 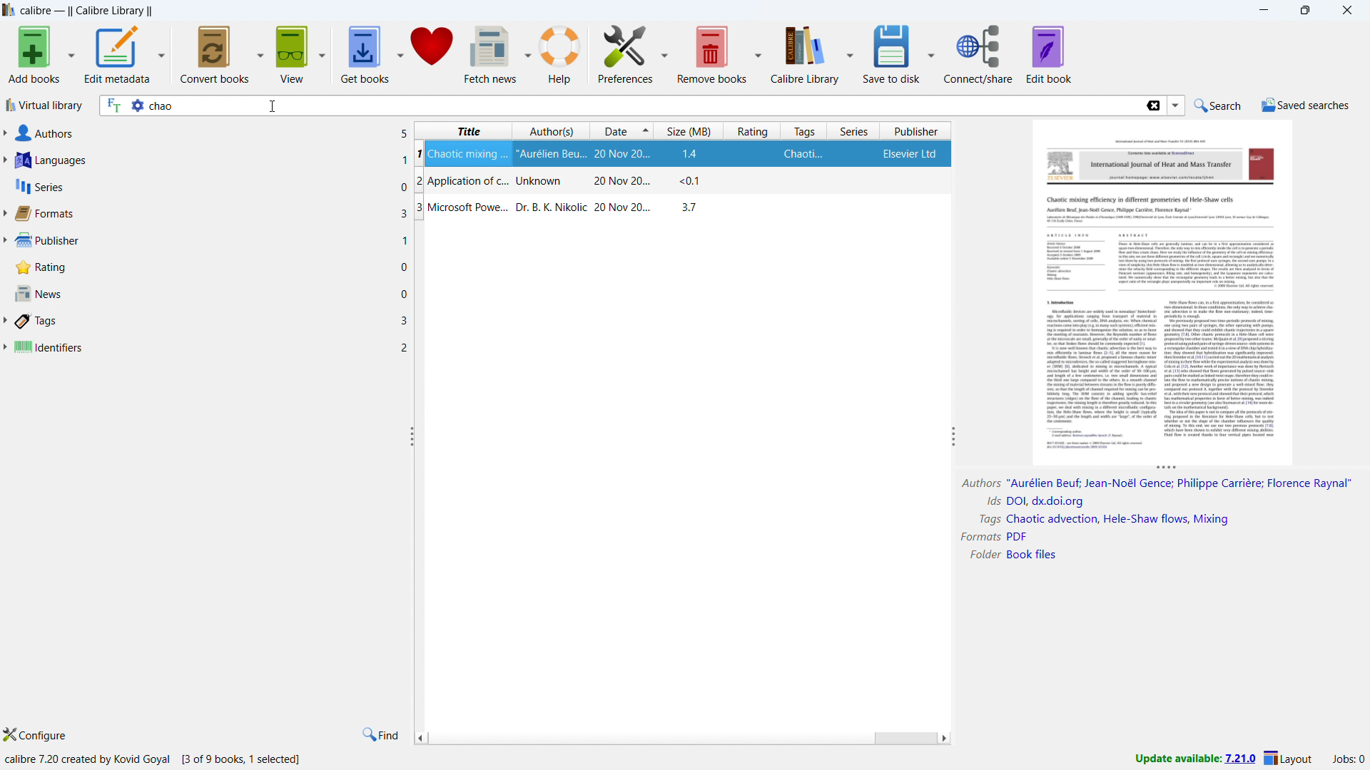 I want to click on scroll left, so click(x=421, y=739).